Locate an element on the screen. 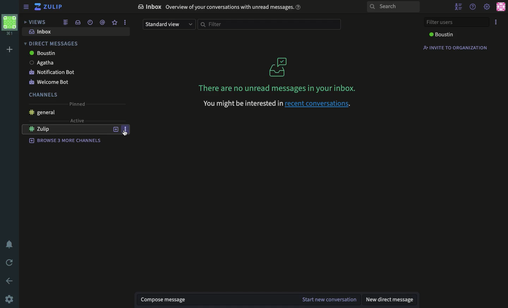 The image size is (508, 308). settings is located at coordinates (486, 7).